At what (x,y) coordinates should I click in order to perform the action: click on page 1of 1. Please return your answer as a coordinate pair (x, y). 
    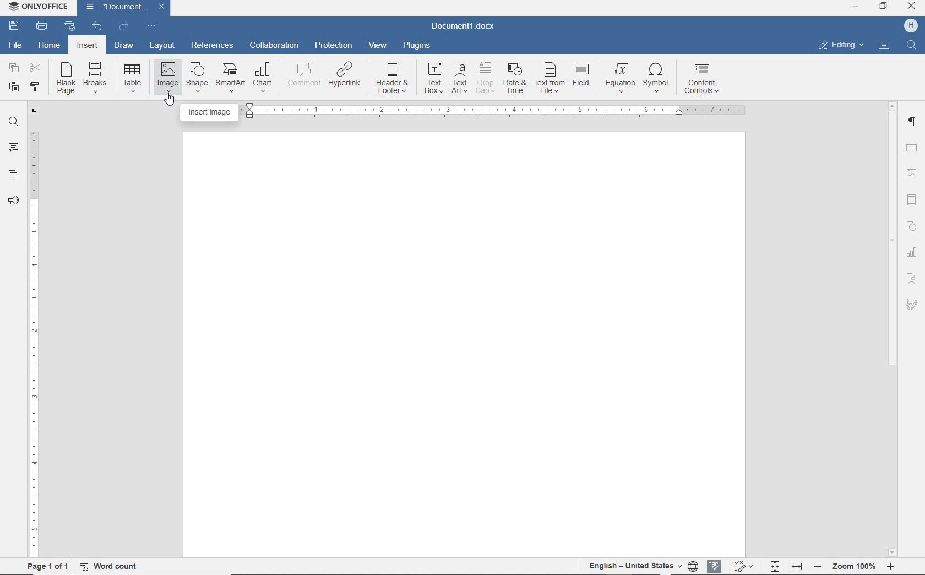
    Looking at the image, I should click on (49, 567).